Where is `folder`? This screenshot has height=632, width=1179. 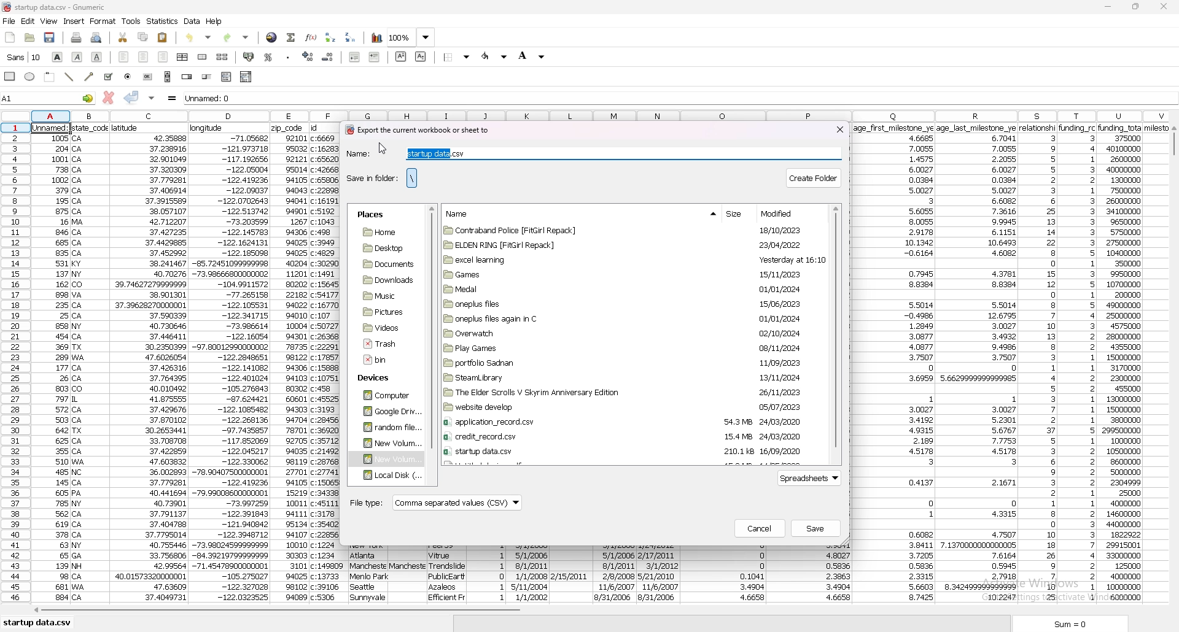 folder is located at coordinates (385, 460).